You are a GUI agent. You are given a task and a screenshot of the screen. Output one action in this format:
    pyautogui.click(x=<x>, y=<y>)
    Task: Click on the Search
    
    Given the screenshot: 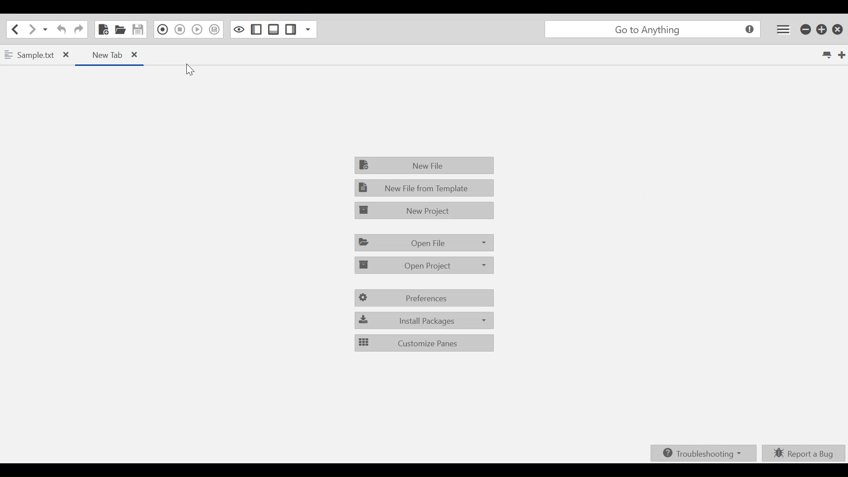 What is the action you would take?
    pyautogui.click(x=651, y=30)
    